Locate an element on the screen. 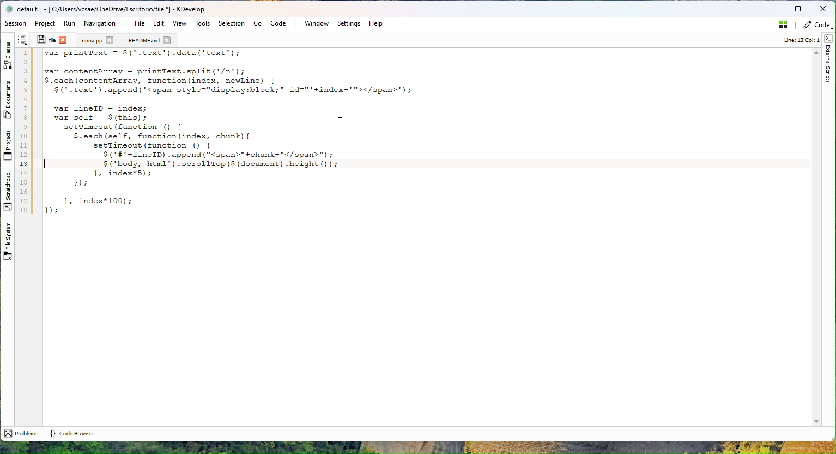  info is located at coordinates (797, 40).